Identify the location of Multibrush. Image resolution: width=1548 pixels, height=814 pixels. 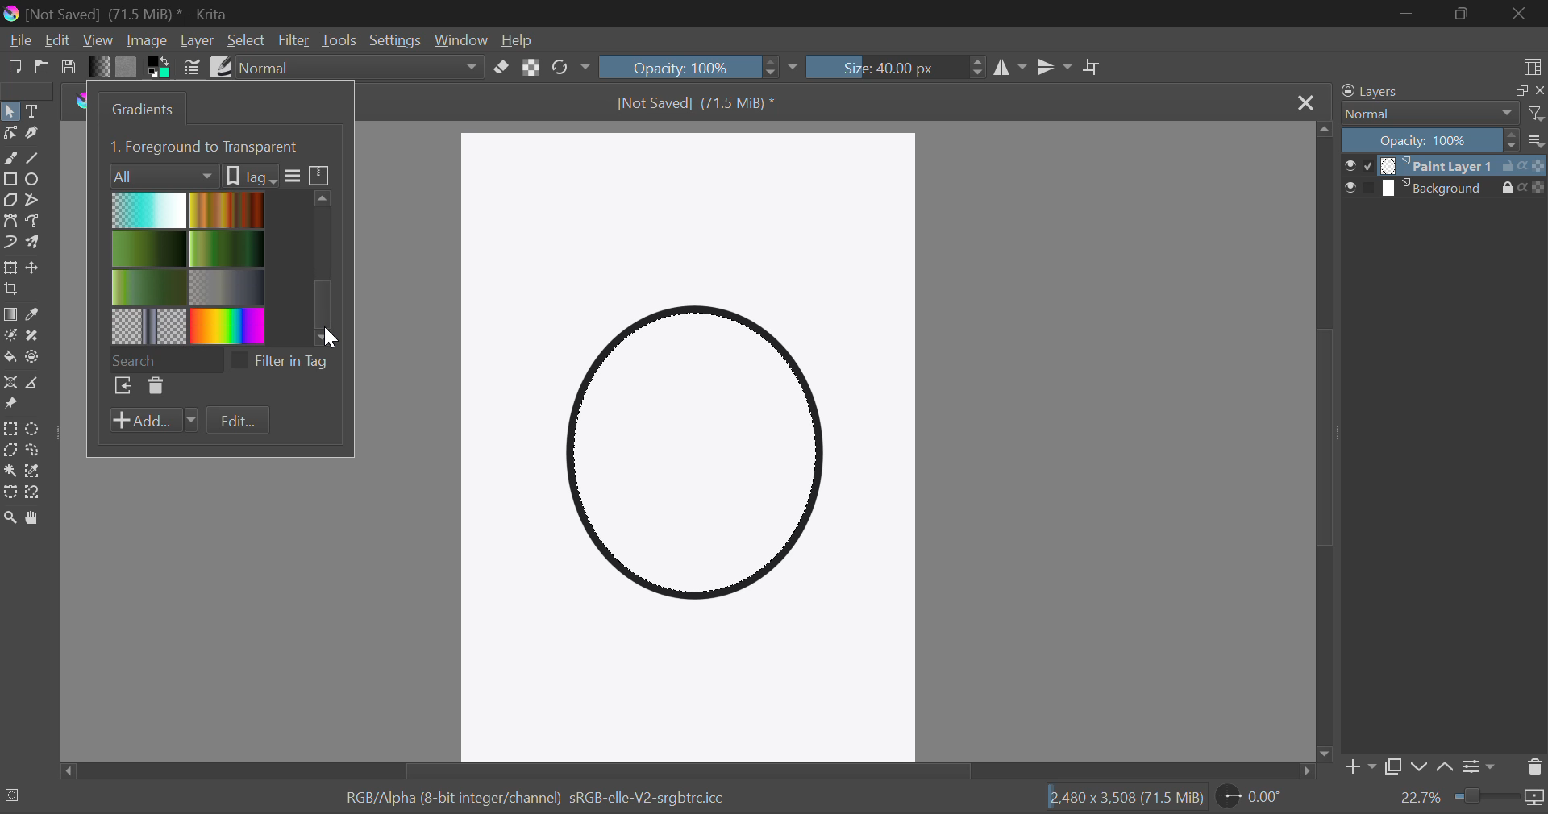
(35, 244).